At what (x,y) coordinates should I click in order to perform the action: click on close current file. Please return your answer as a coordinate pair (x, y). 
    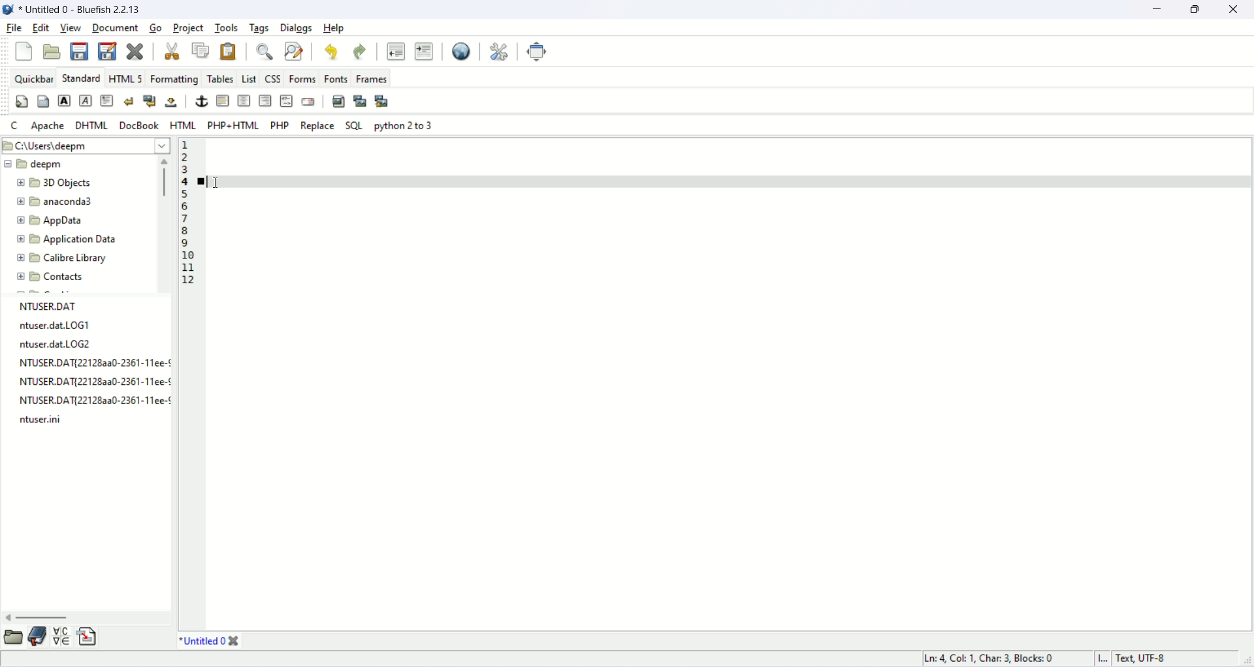
    Looking at the image, I should click on (135, 51).